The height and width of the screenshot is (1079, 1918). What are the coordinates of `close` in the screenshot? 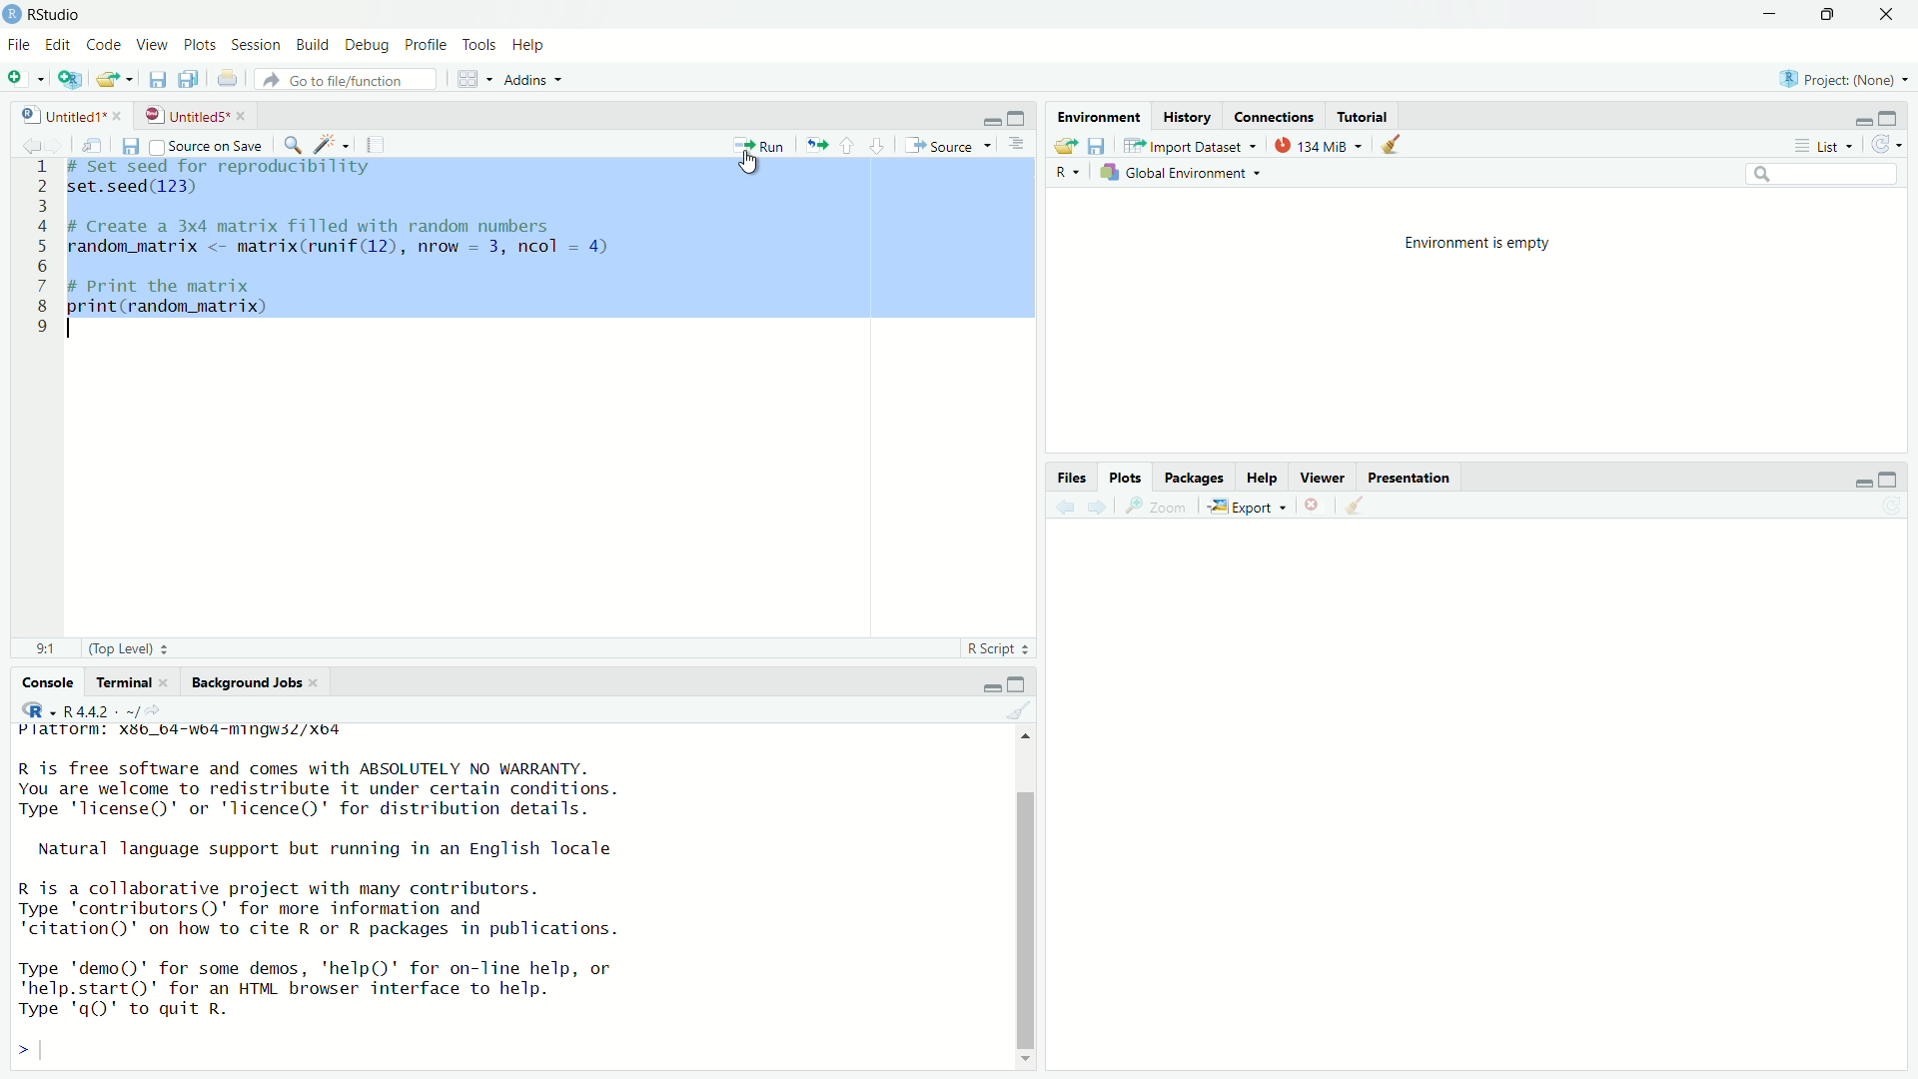 It's located at (1314, 505).